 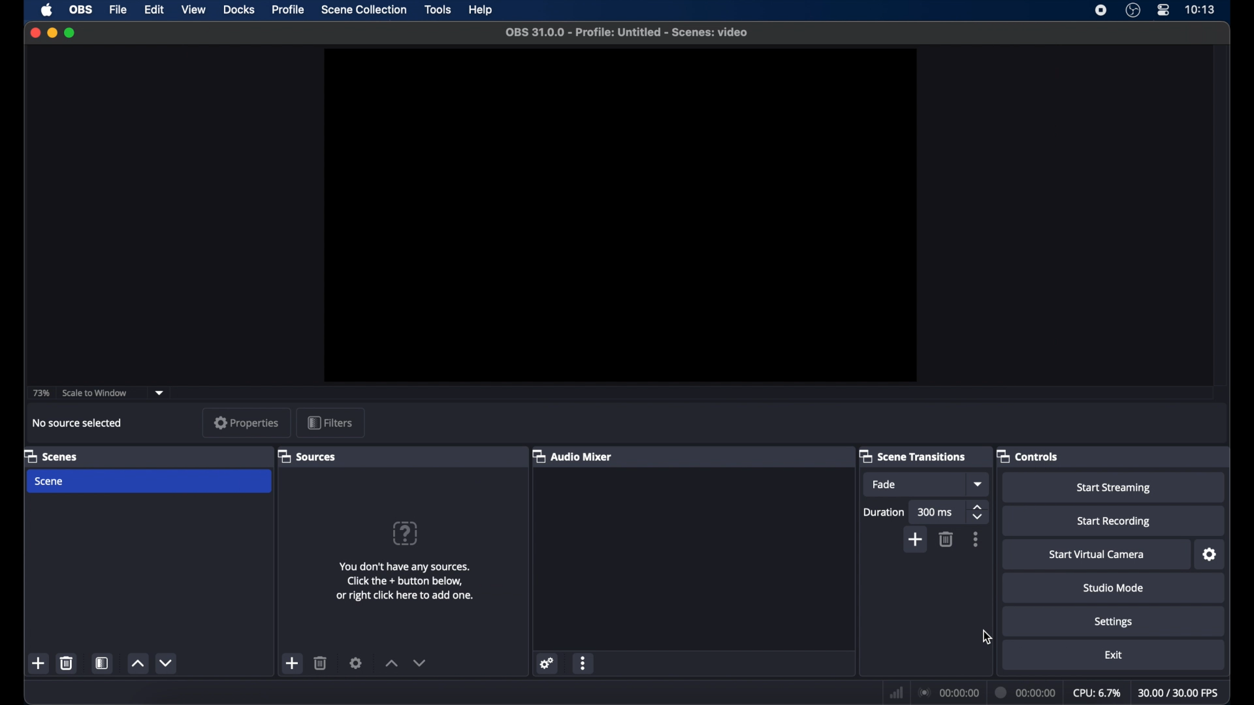 What do you see at coordinates (883, 513) in the screenshot?
I see `duration` at bounding box center [883, 513].